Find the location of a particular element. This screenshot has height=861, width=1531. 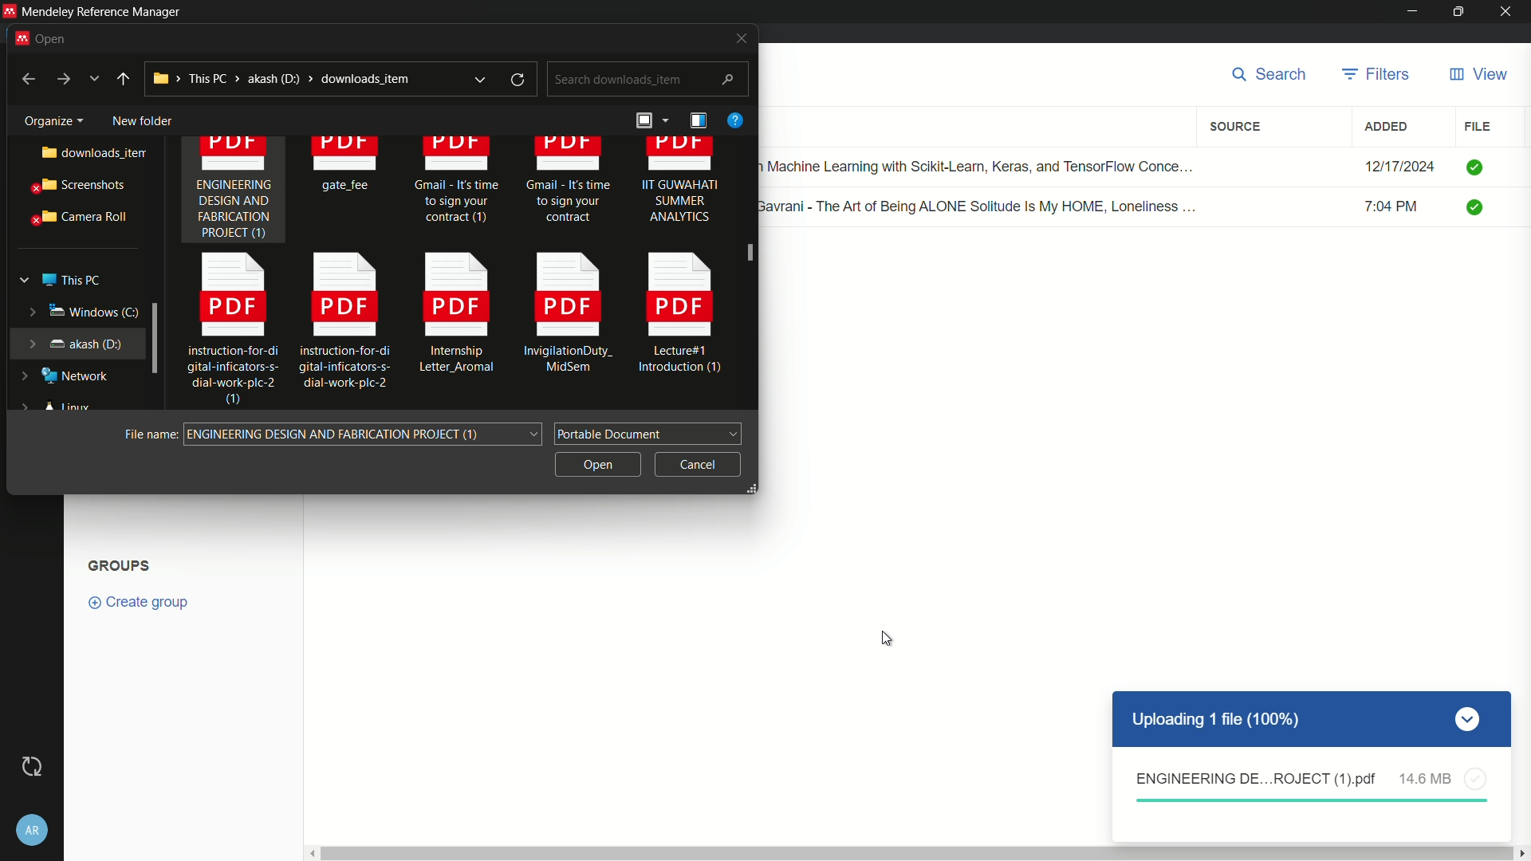

scroll bar is located at coordinates (750, 274).